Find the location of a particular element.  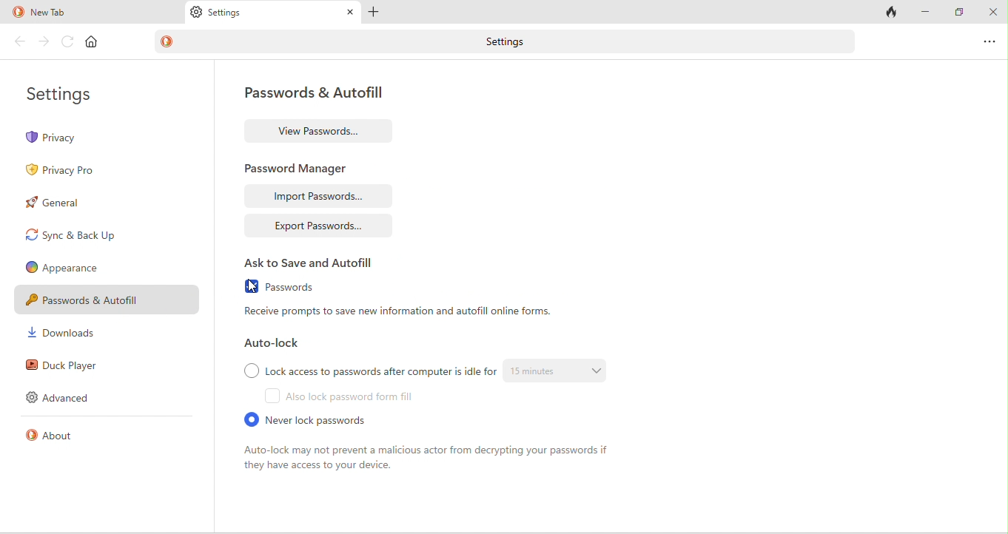

close is located at coordinates (995, 11).